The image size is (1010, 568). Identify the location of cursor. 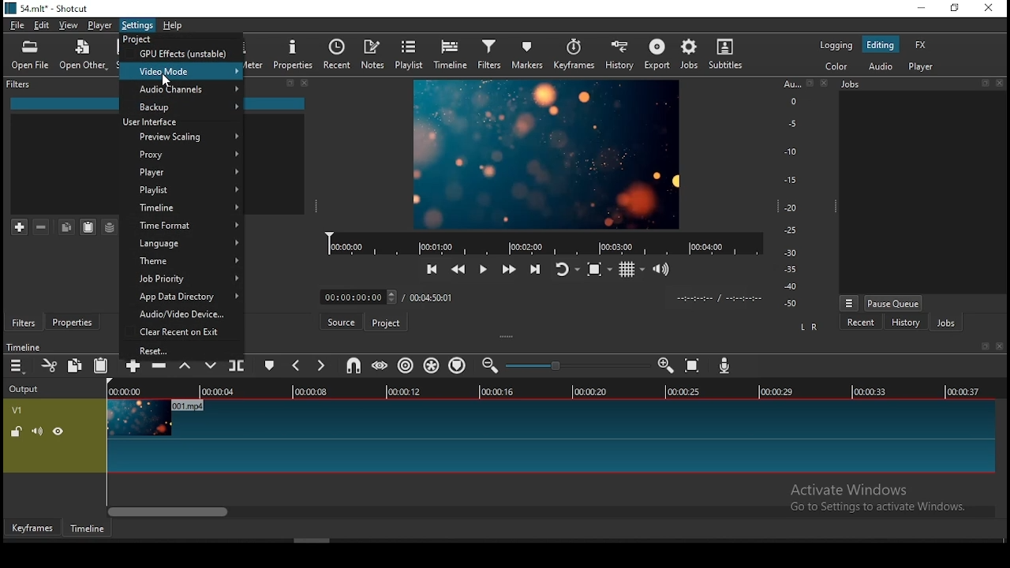
(169, 81).